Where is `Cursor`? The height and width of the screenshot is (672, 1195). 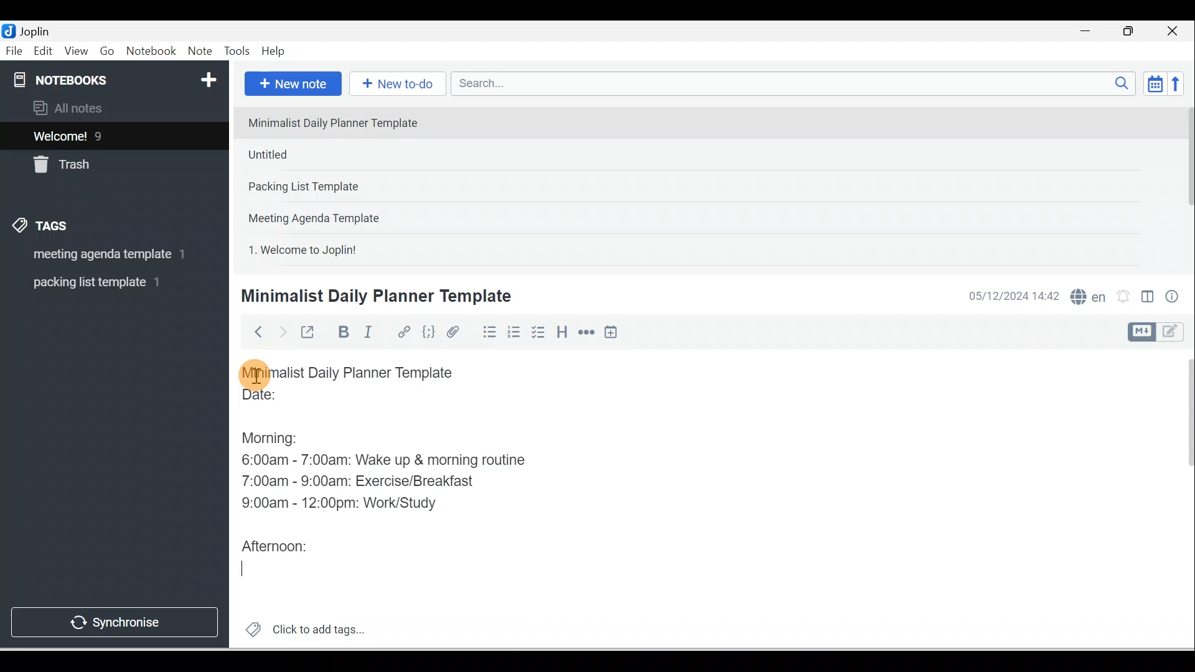 Cursor is located at coordinates (244, 569).